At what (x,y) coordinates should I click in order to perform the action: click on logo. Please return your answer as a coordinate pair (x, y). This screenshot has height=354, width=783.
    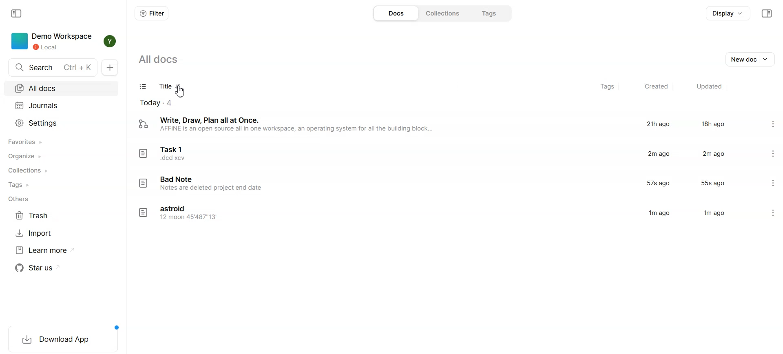
    Looking at the image, I should click on (143, 154).